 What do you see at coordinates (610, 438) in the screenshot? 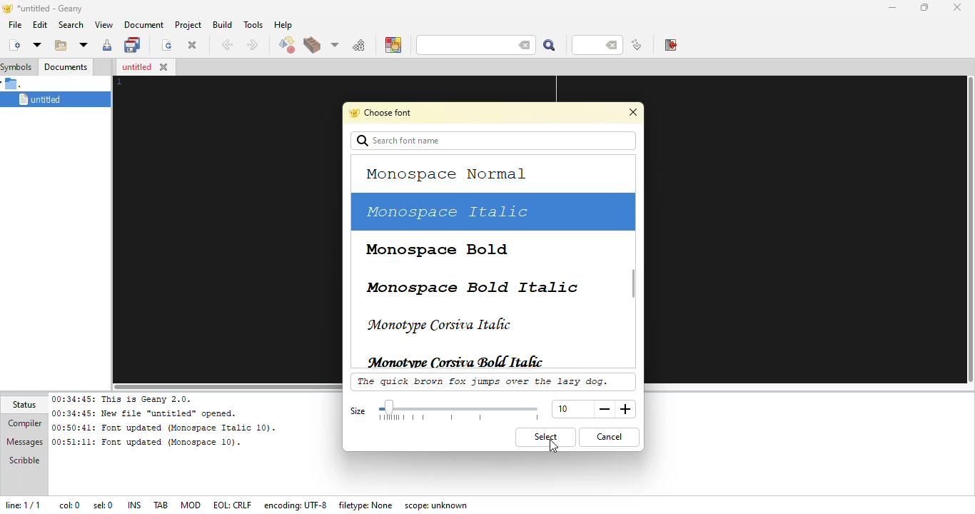
I see `cancel` at bounding box center [610, 438].